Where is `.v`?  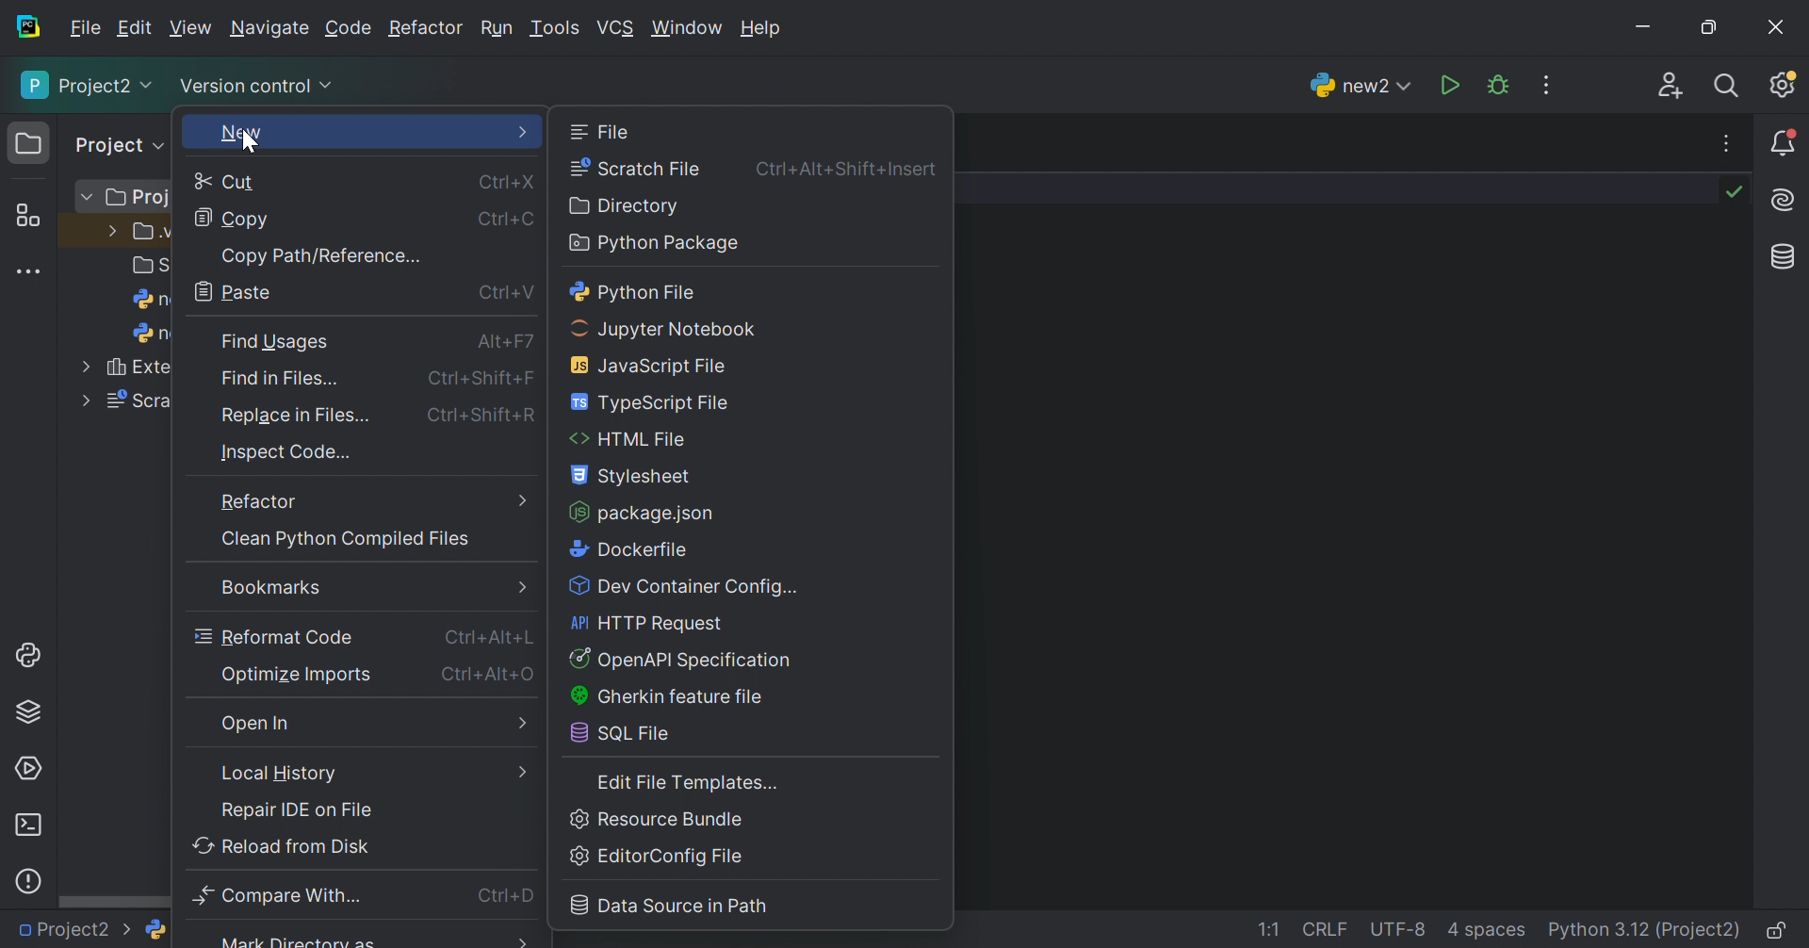 .v is located at coordinates (153, 231).